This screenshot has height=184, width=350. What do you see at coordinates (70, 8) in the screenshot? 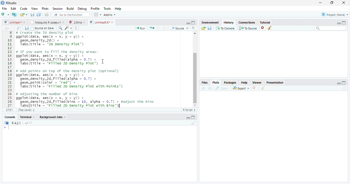
I see `Build` at bounding box center [70, 8].